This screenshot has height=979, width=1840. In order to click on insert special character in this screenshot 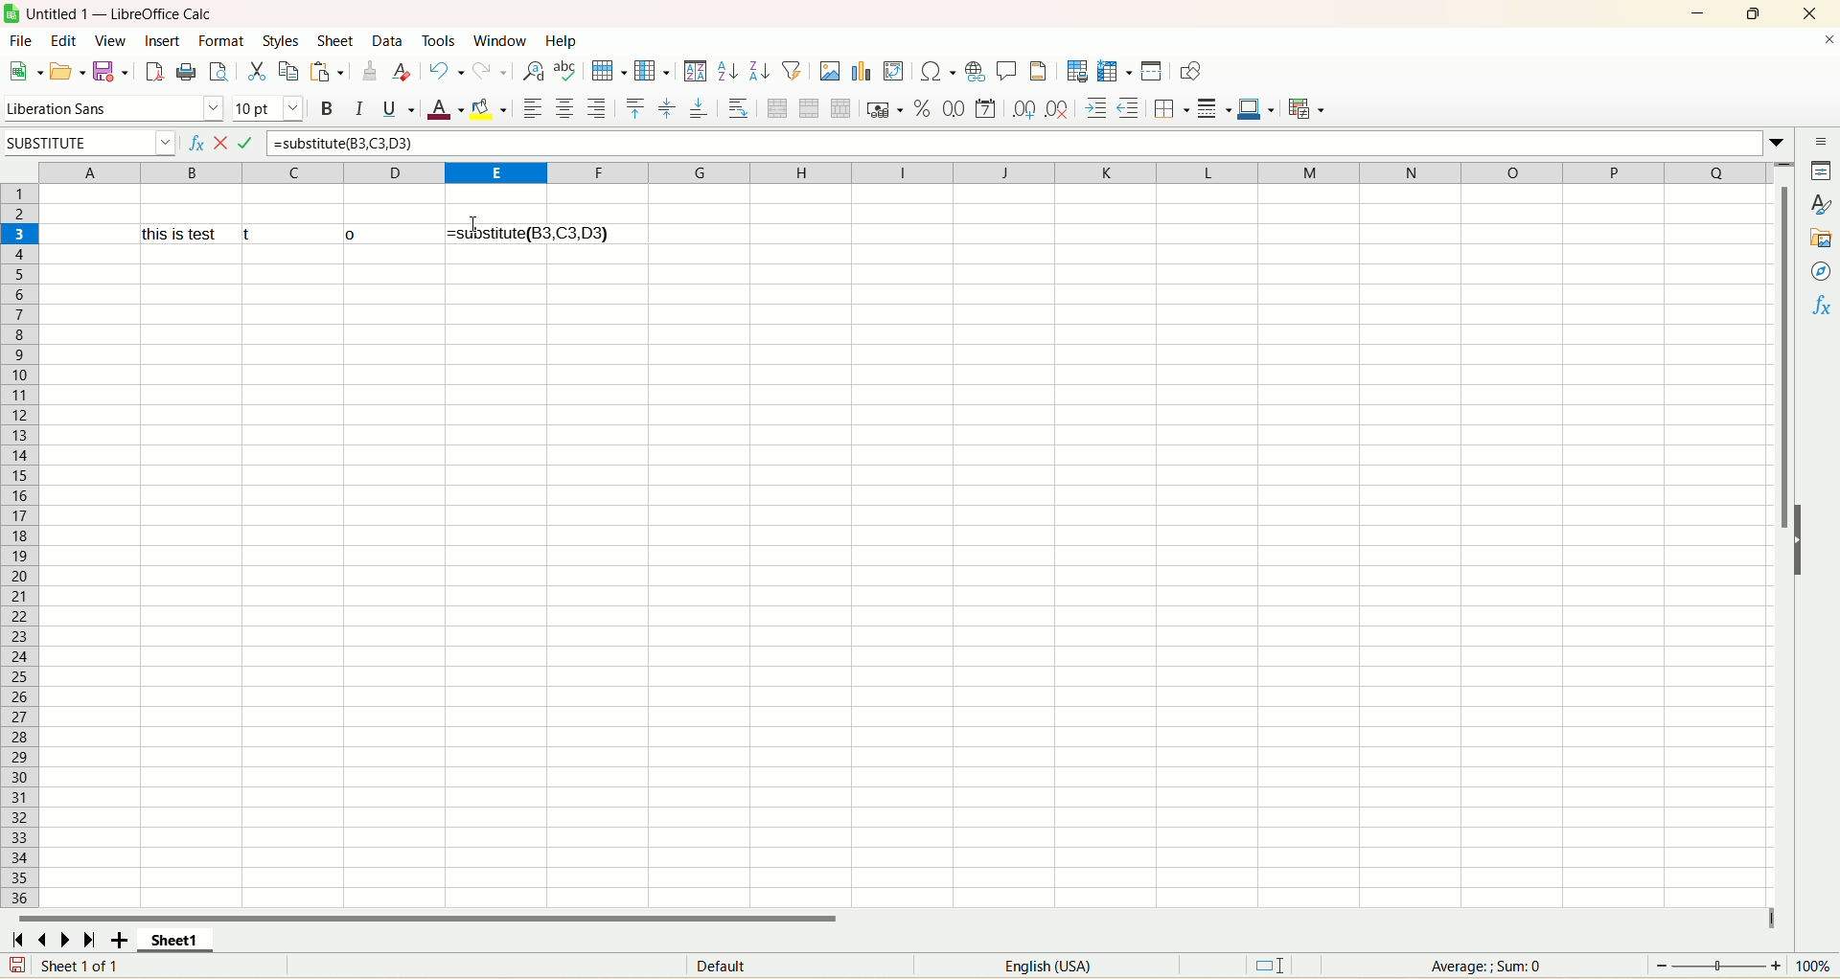, I will do `click(939, 72)`.